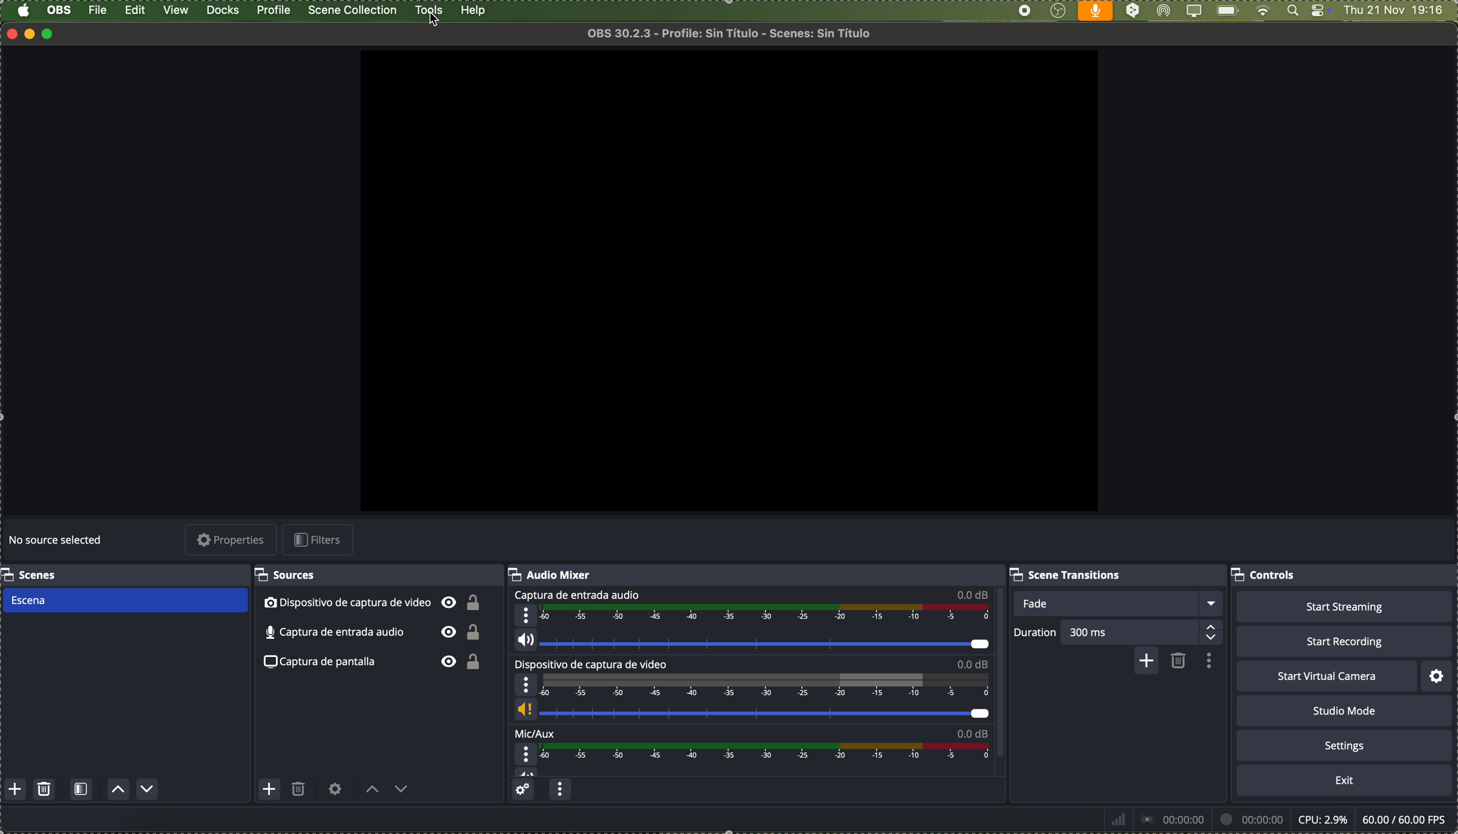 This screenshot has width=1458, height=834. Describe the element at coordinates (60, 10) in the screenshot. I see `OBS` at that location.